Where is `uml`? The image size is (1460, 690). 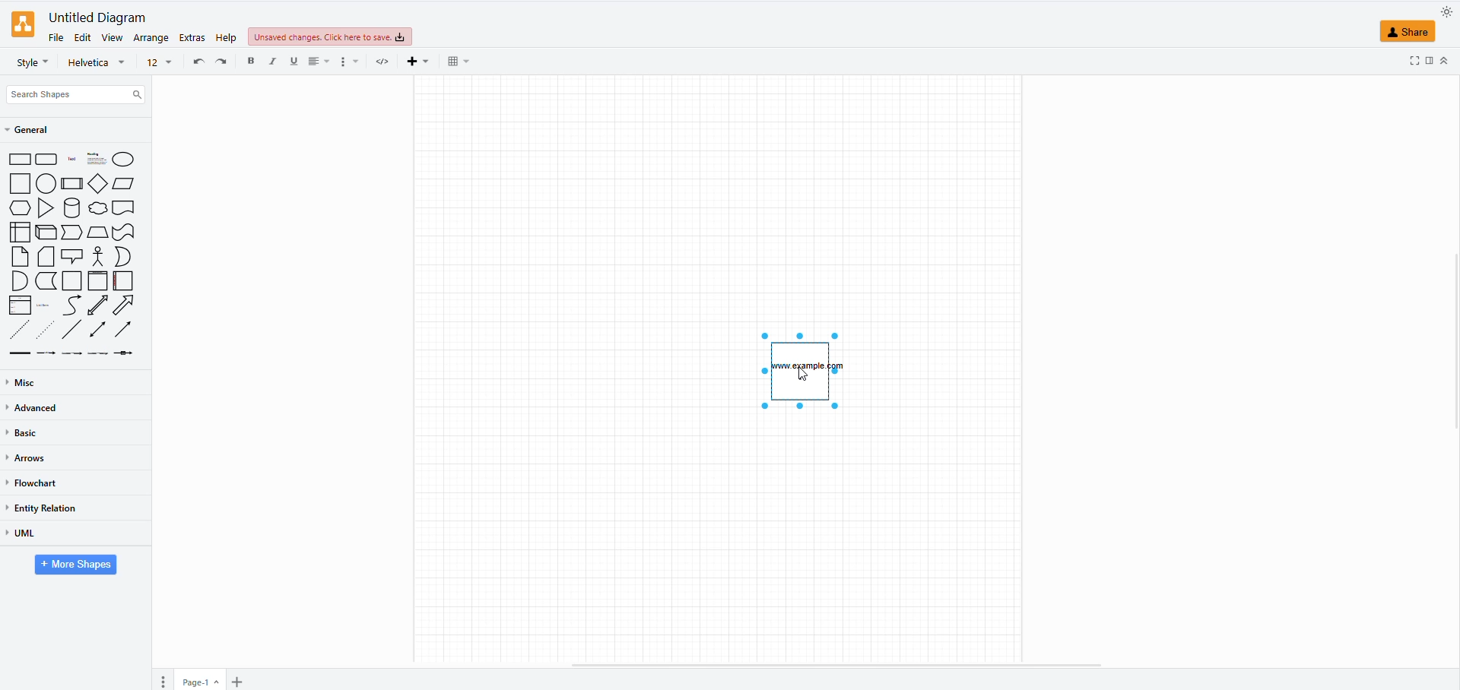
uml is located at coordinates (21, 533).